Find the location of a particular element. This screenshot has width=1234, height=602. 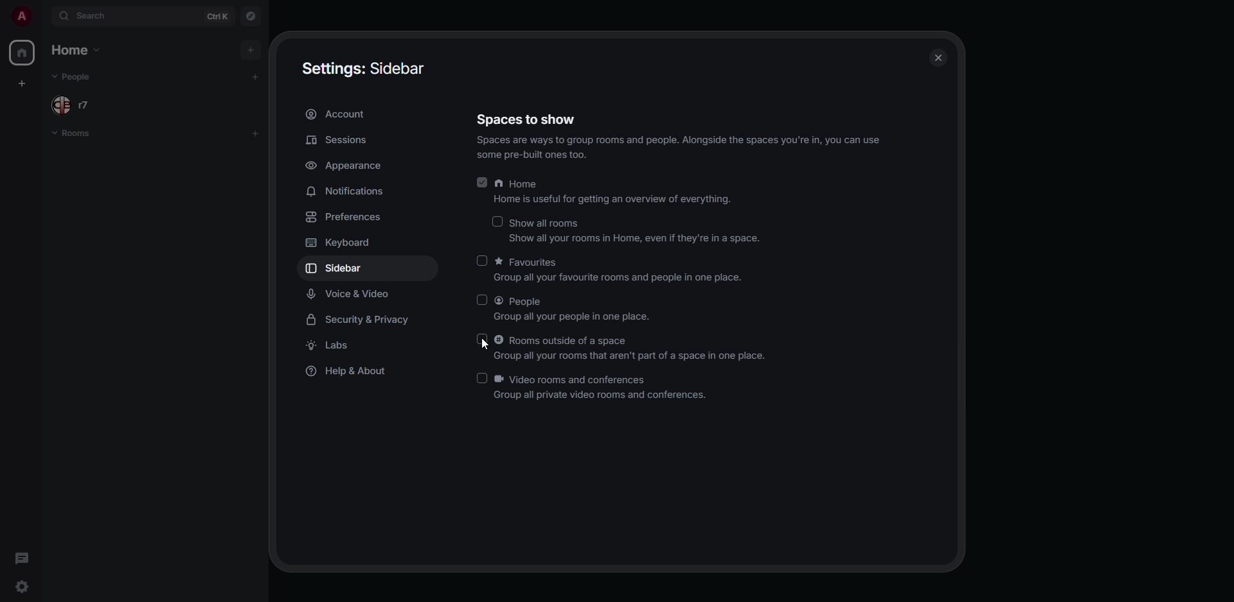

enabled is located at coordinates (482, 180).